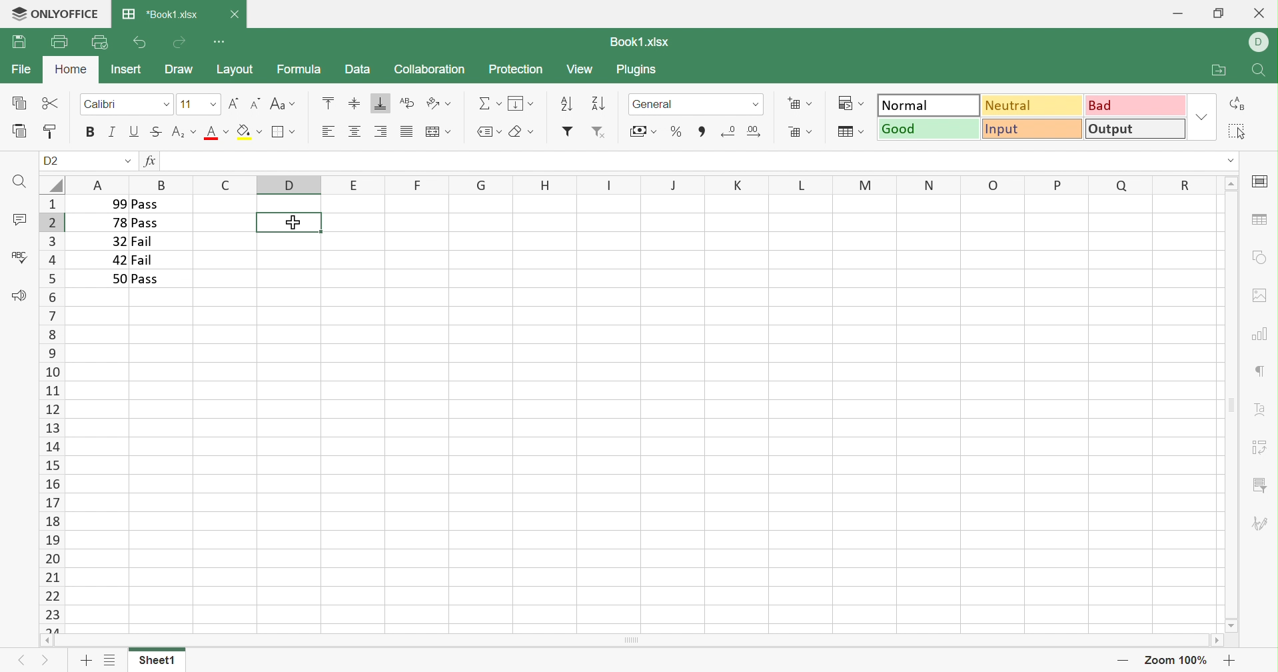 This screenshot has width=1278, height=672. I want to click on Increase decimal, so click(755, 131).